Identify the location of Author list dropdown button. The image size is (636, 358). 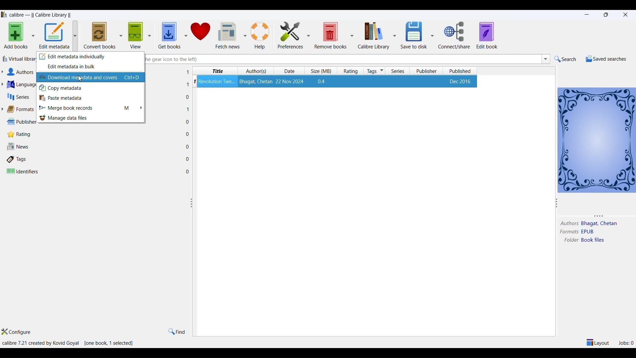
(4, 72).